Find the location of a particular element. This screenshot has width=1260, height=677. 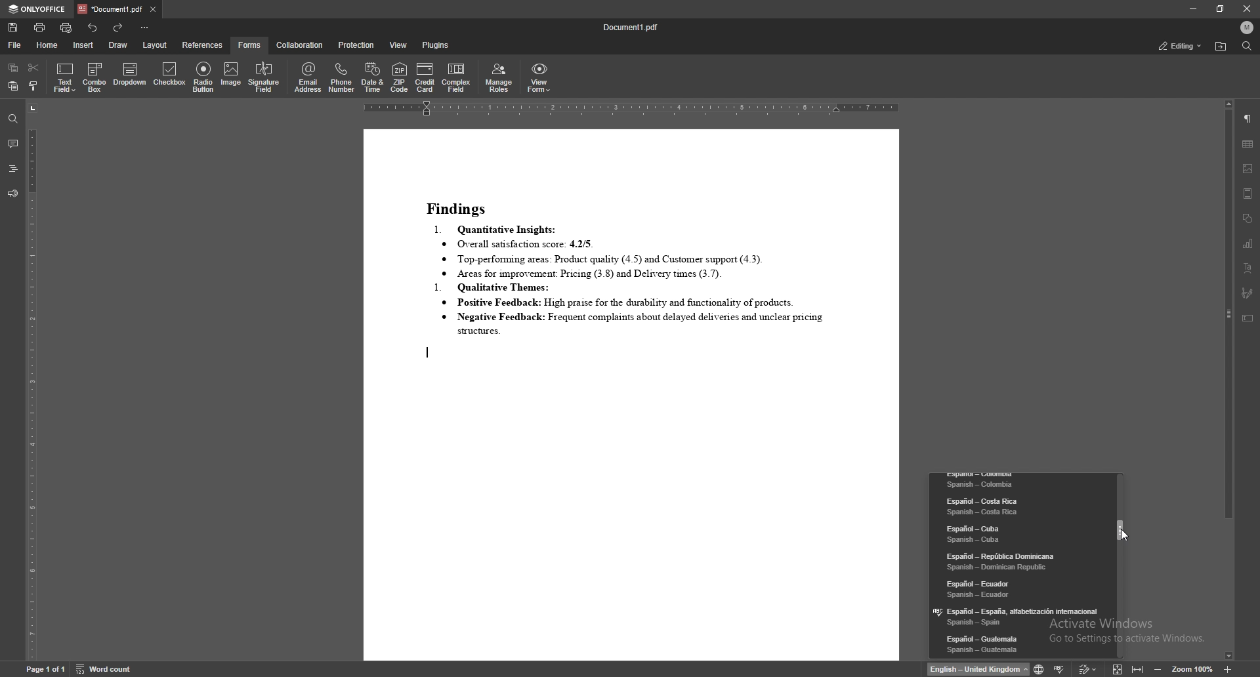

table is located at coordinates (1248, 143).